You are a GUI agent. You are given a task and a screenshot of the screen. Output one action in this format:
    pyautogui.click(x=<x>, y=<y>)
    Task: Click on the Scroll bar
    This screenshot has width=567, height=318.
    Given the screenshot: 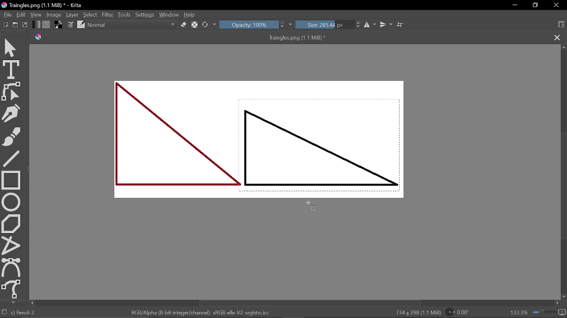 What is the action you would take?
    pyautogui.click(x=293, y=303)
    